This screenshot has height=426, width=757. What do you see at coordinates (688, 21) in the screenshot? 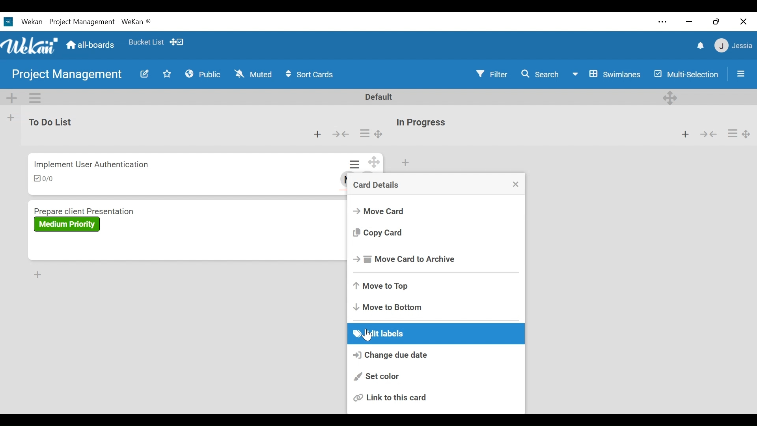
I see `minimize` at bounding box center [688, 21].